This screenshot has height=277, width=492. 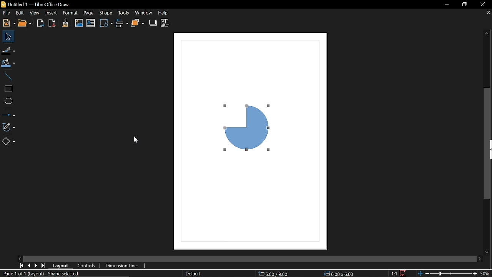 I want to click on Save, so click(x=404, y=274).